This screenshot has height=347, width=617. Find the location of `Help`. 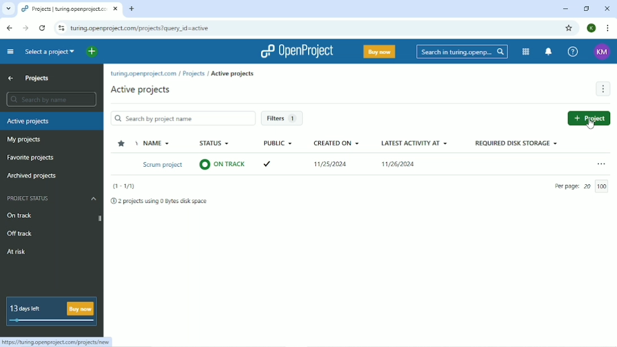

Help is located at coordinates (573, 51).